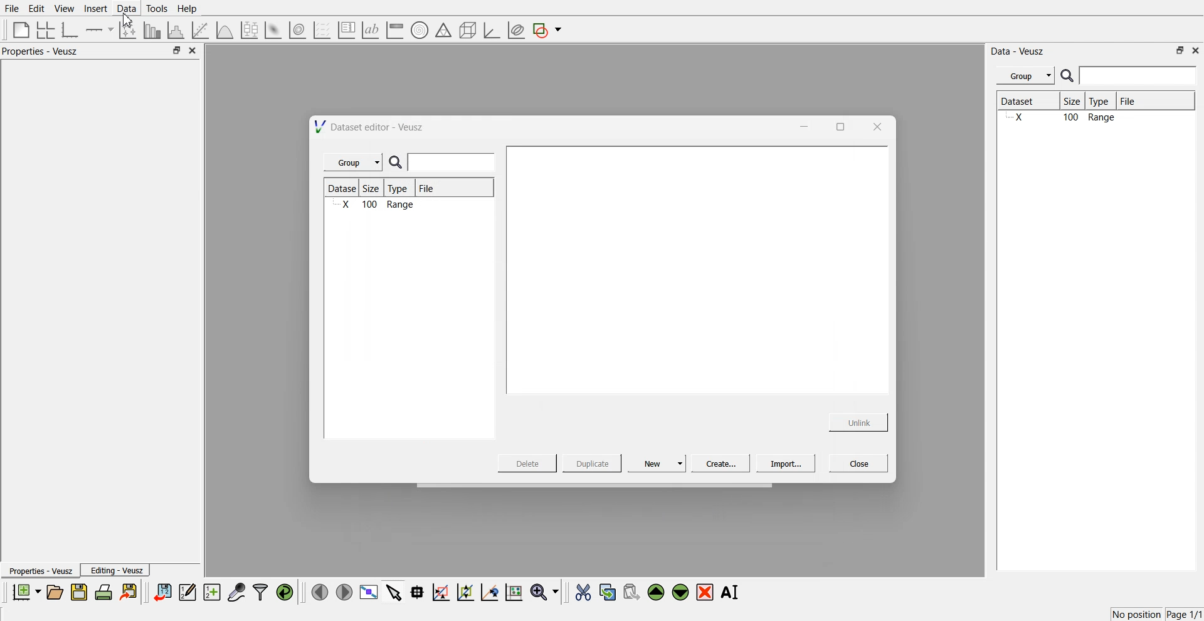 Image resolution: width=1204 pixels, height=621 pixels. Describe the element at coordinates (37, 8) in the screenshot. I see `Edit` at that location.